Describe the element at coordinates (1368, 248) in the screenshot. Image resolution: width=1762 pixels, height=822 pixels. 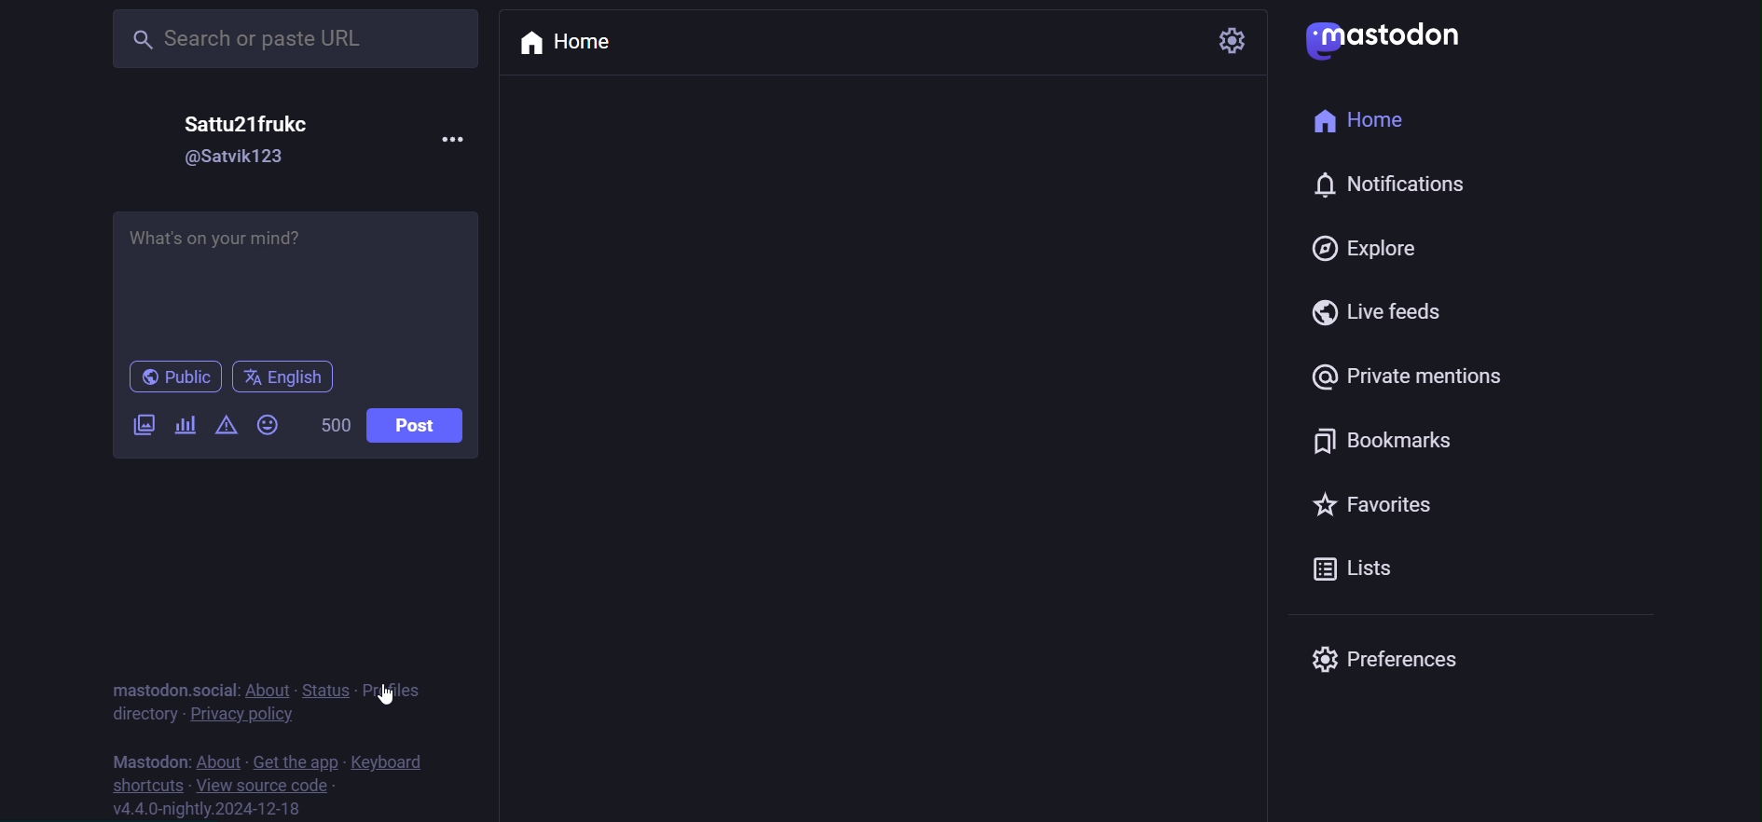
I see `explore` at that location.